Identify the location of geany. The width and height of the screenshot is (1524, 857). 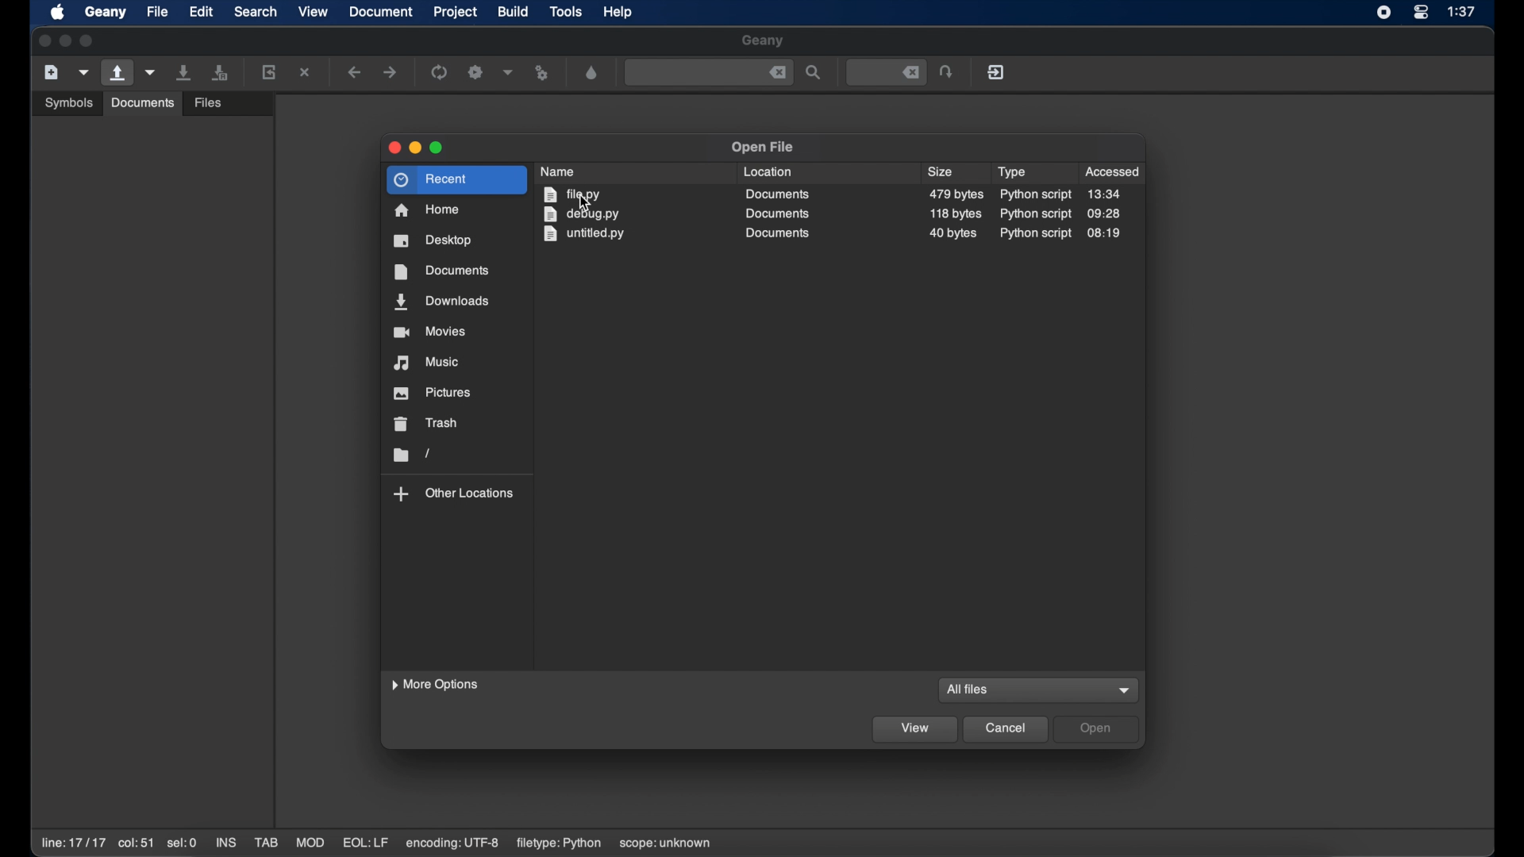
(763, 41).